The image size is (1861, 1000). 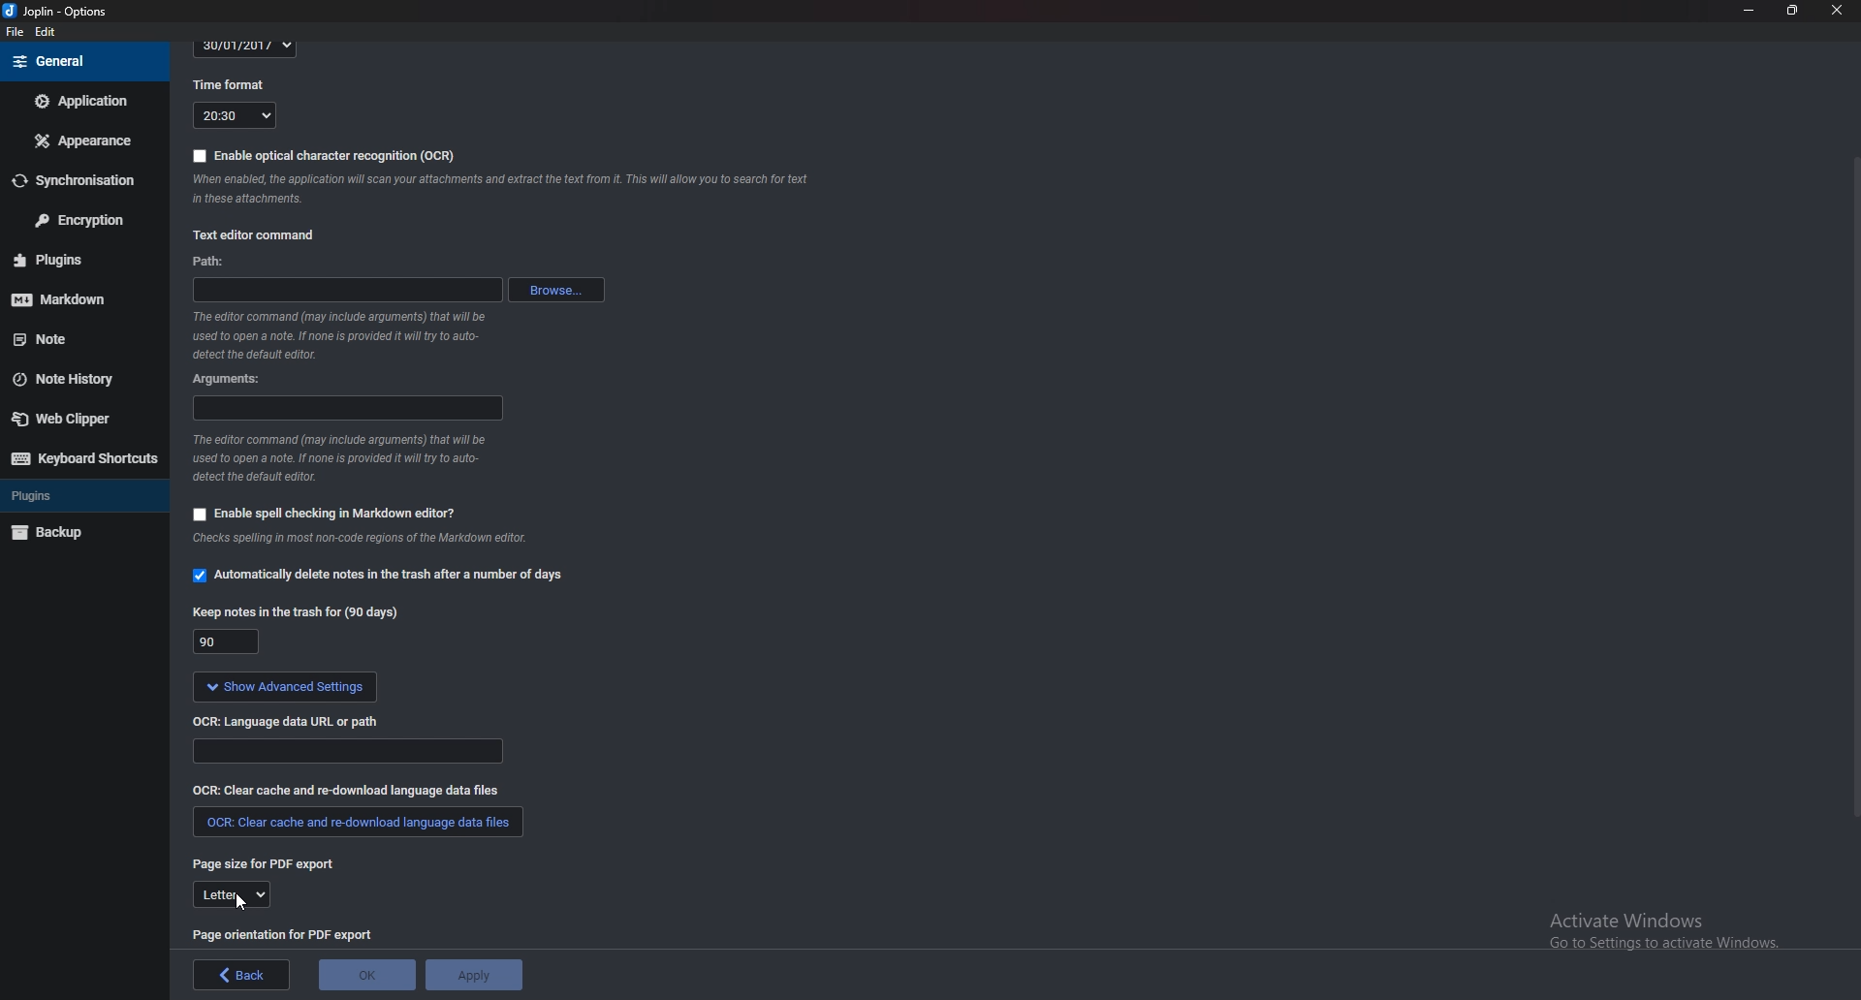 What do you see at coordinates (232, 896) in the screenshot?
I see `Letter` at bounding box center [232, 896].